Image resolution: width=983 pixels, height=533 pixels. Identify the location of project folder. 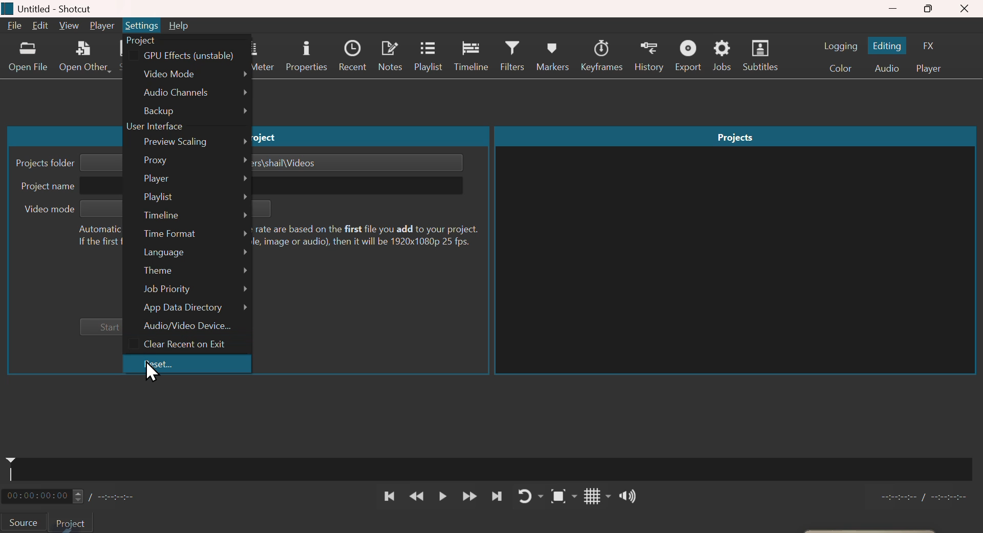
(42, 162).